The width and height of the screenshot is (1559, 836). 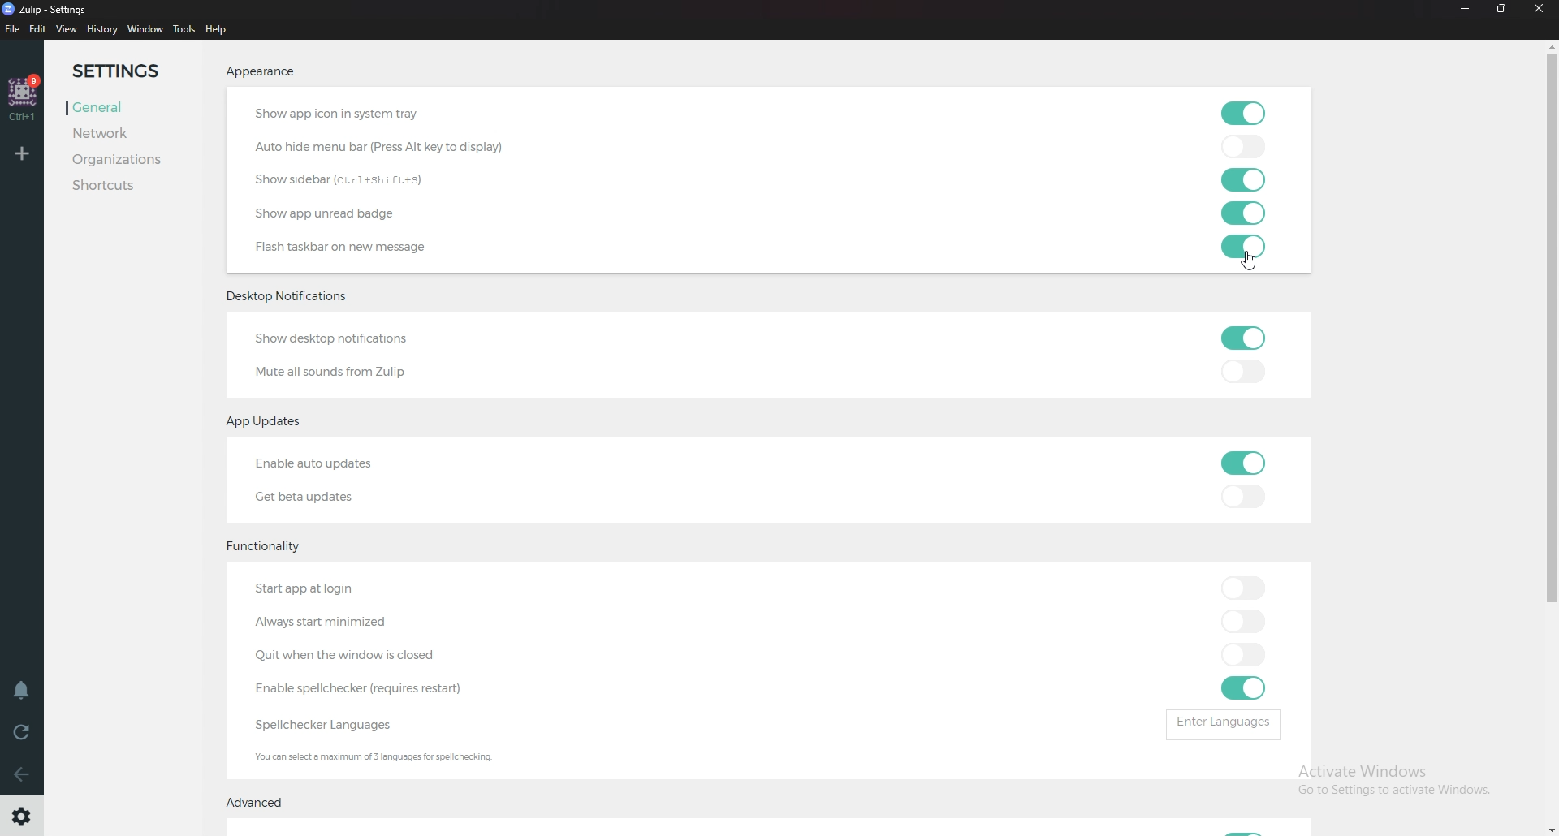 What do you see at coordinates (348, 180) in the screenshot?
I see `Show sidebar` at bounding box center [348, 180].